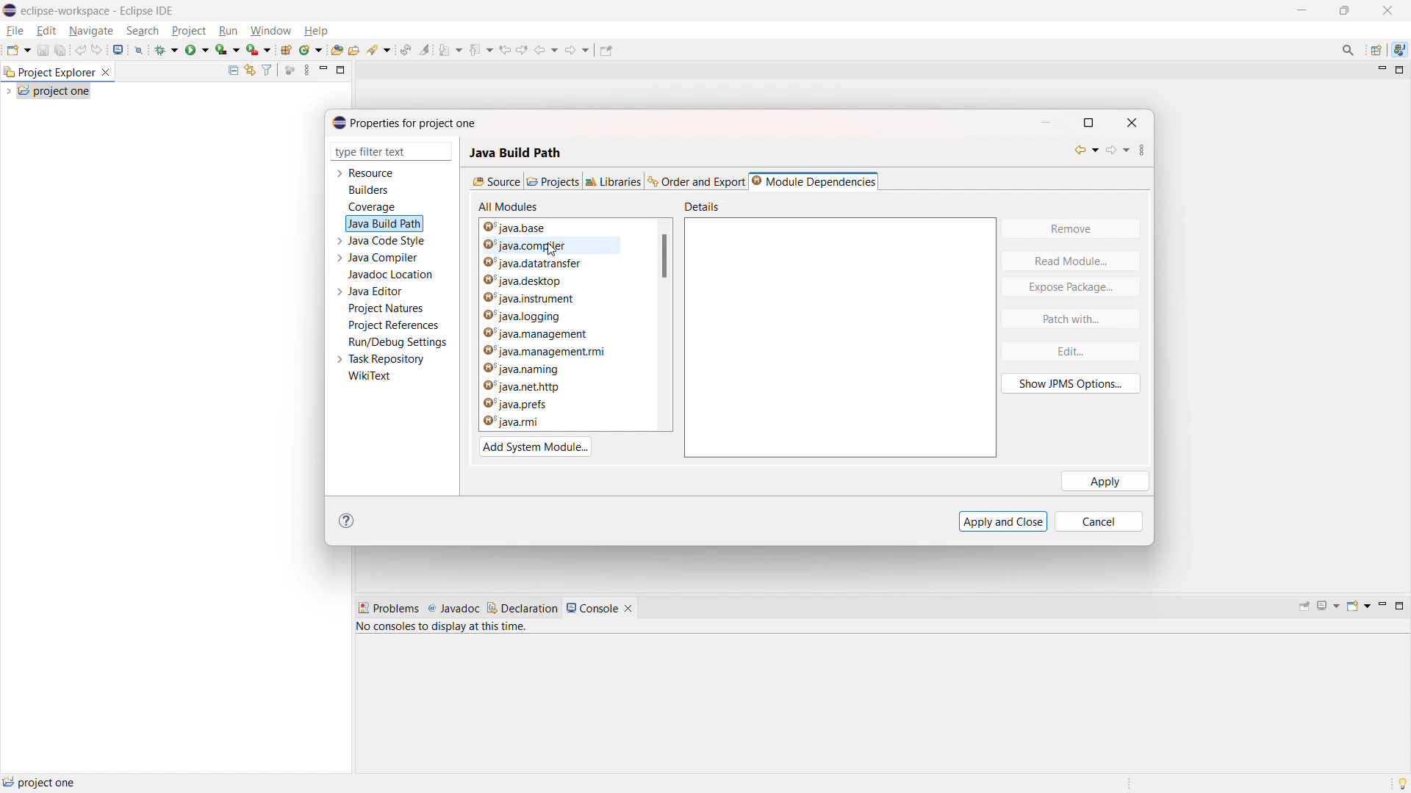  Describe the element at coordinates (480, 48) in the screenshot. I see `previous annotation` at that location.